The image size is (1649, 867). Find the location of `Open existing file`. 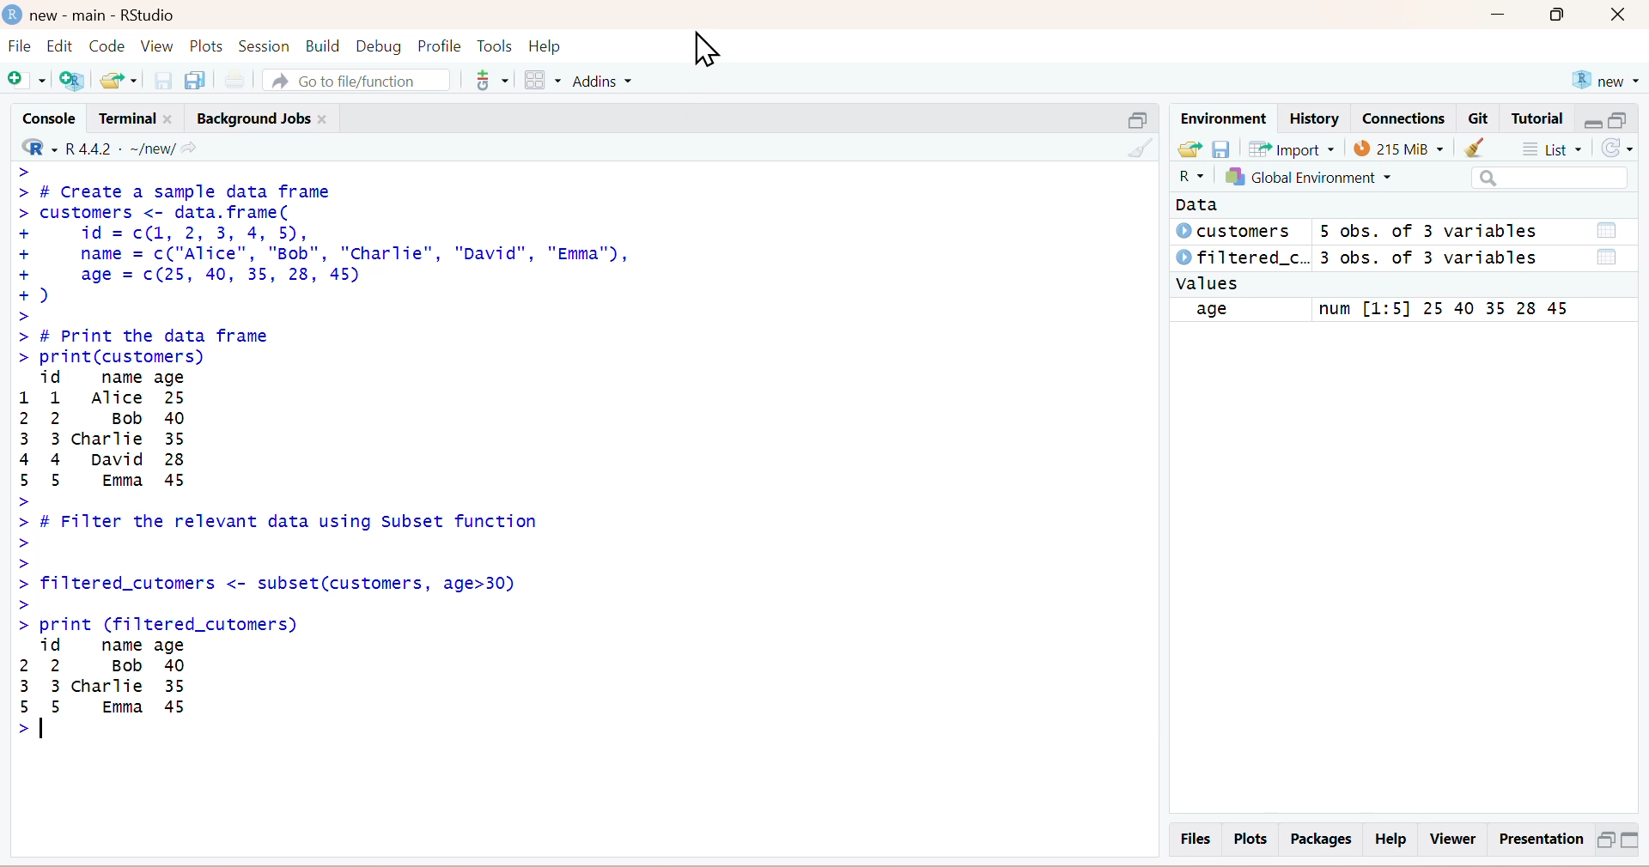

Open existing file is located at coordinates (121, 78).